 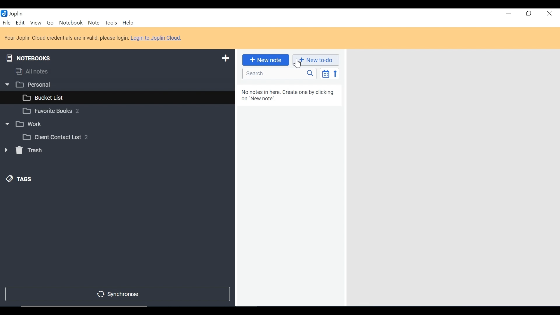 I want to click on Joplin, so click(x=17, y=13).